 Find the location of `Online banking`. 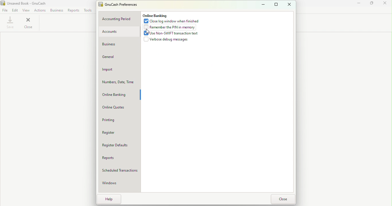

Online banking is located at coordinates (155, 16).